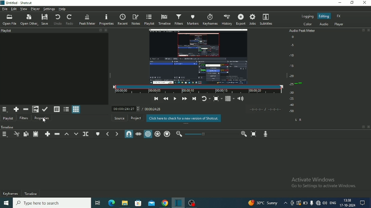 This screenshot has width=371, height=208. What do you see at coordinates (307, 17) in the screenshot?
I see `Logging` at bounding box center [307, 17].